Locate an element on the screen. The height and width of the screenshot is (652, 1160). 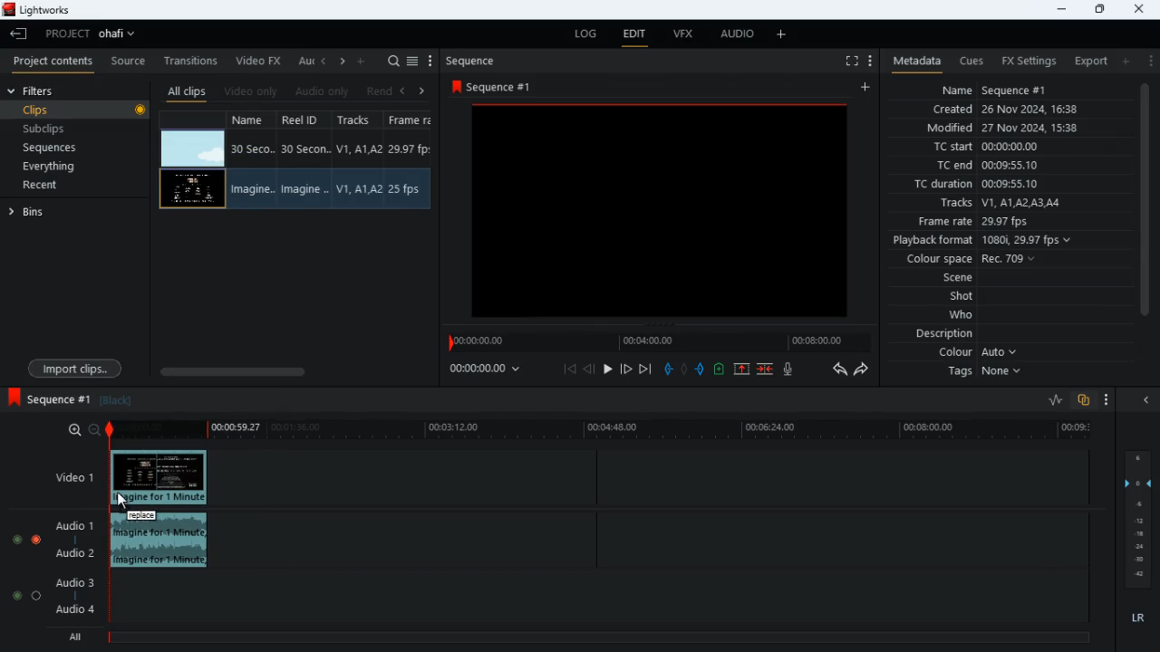
tracks is located at coordinates (995, 204).